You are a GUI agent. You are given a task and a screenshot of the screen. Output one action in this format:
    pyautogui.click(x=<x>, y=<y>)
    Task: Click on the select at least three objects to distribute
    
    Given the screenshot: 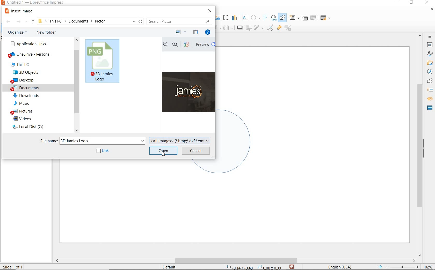 What is the action you would take?
    pyautogui.click(x=228, y=28)
    